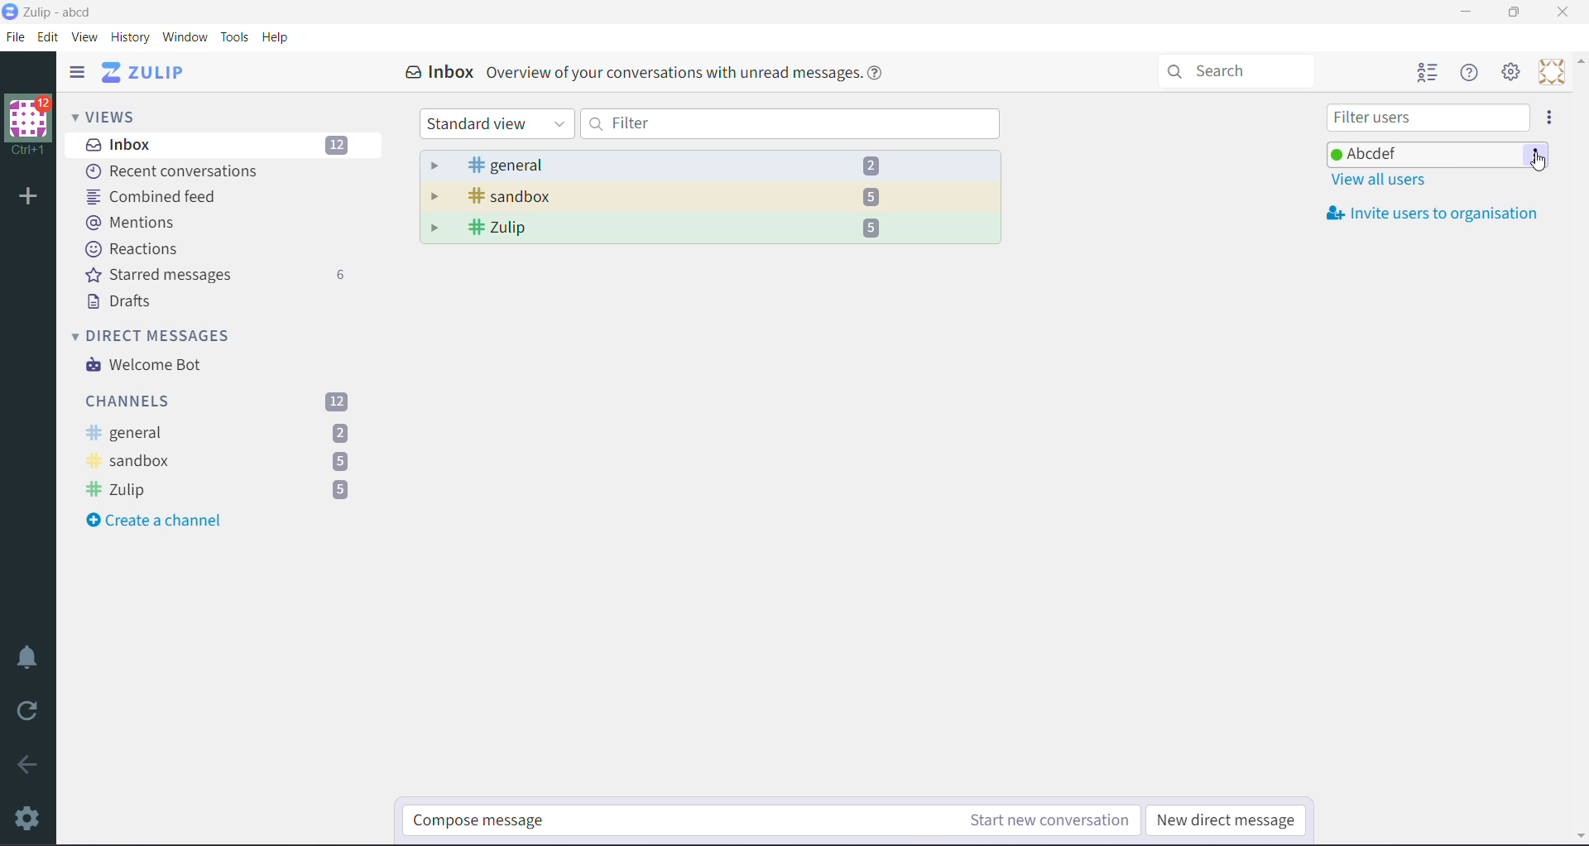 This screenshot has width=1589, height=846. I want to click on Filter users, so click(1428, 118).